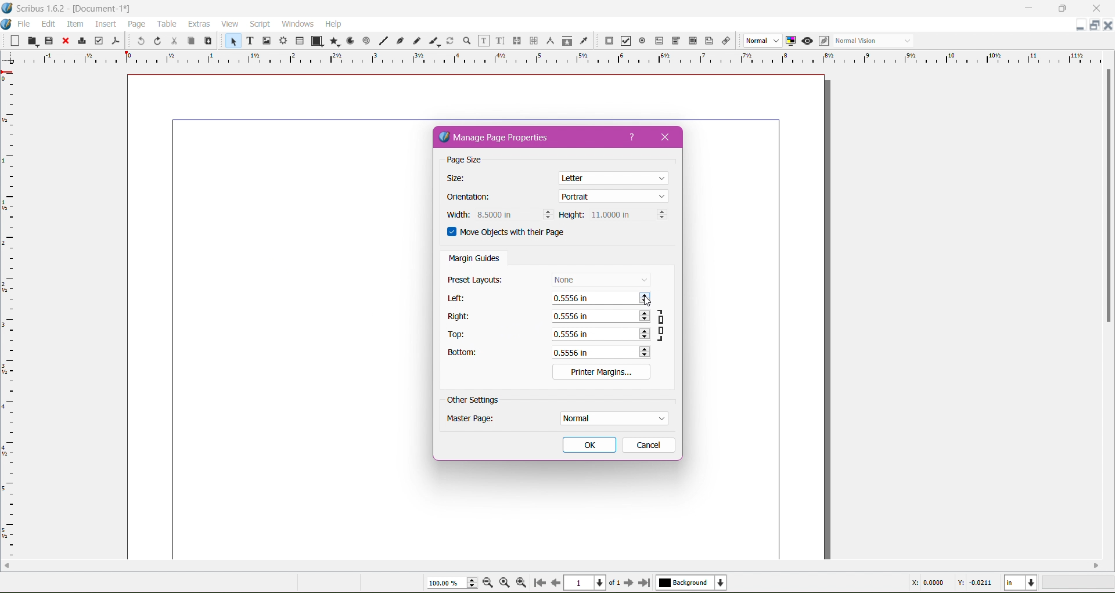 This screenshot has width=1115, height=593. What do you see at coordinates (105, 24) in the screenshot?
I see `Insert` at bounding box center [105, 24].